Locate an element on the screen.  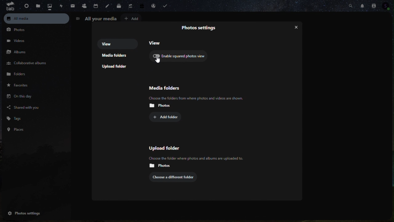
On this day is located at coordinates (18, 97).